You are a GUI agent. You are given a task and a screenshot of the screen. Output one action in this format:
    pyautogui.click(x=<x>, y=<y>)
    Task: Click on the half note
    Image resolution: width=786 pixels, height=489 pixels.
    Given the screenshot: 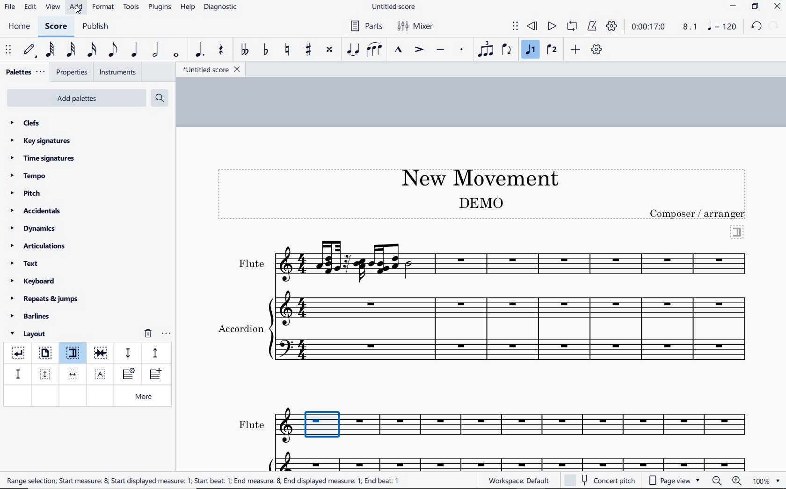 What is the action you would take?
    pyautogui.click(x=155, y=50)
    